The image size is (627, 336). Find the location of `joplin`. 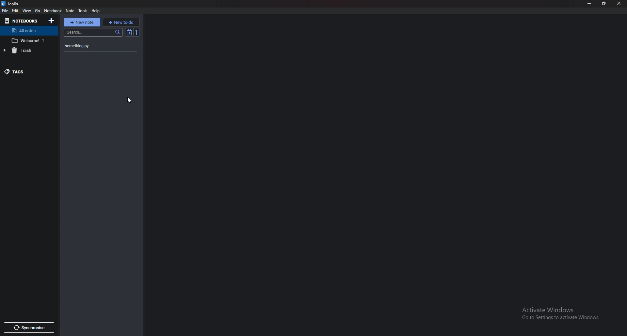

joplin is located at coordinates (11, 4).